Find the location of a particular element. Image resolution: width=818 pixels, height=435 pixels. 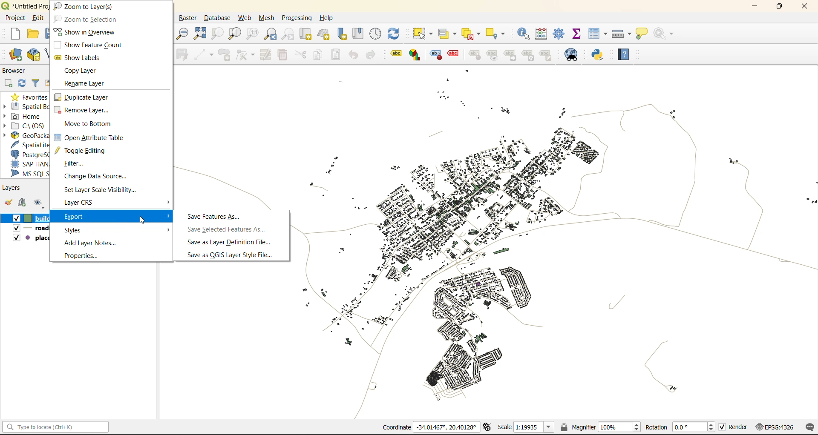

show labels is located at coordinates (81, 60).